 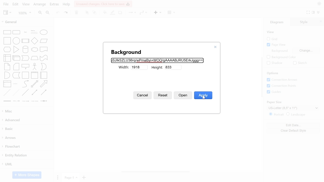 What do you see at coordinates (277, 114) in the screenshot?
I see `potrait` at bounding box center [277, 114].